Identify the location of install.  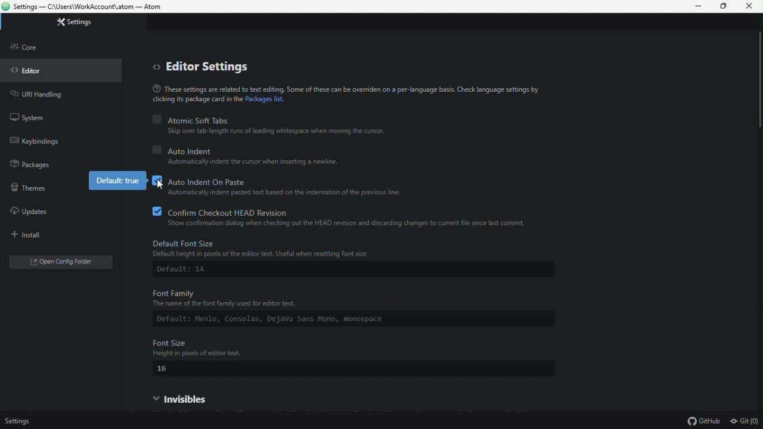
(36, 235).